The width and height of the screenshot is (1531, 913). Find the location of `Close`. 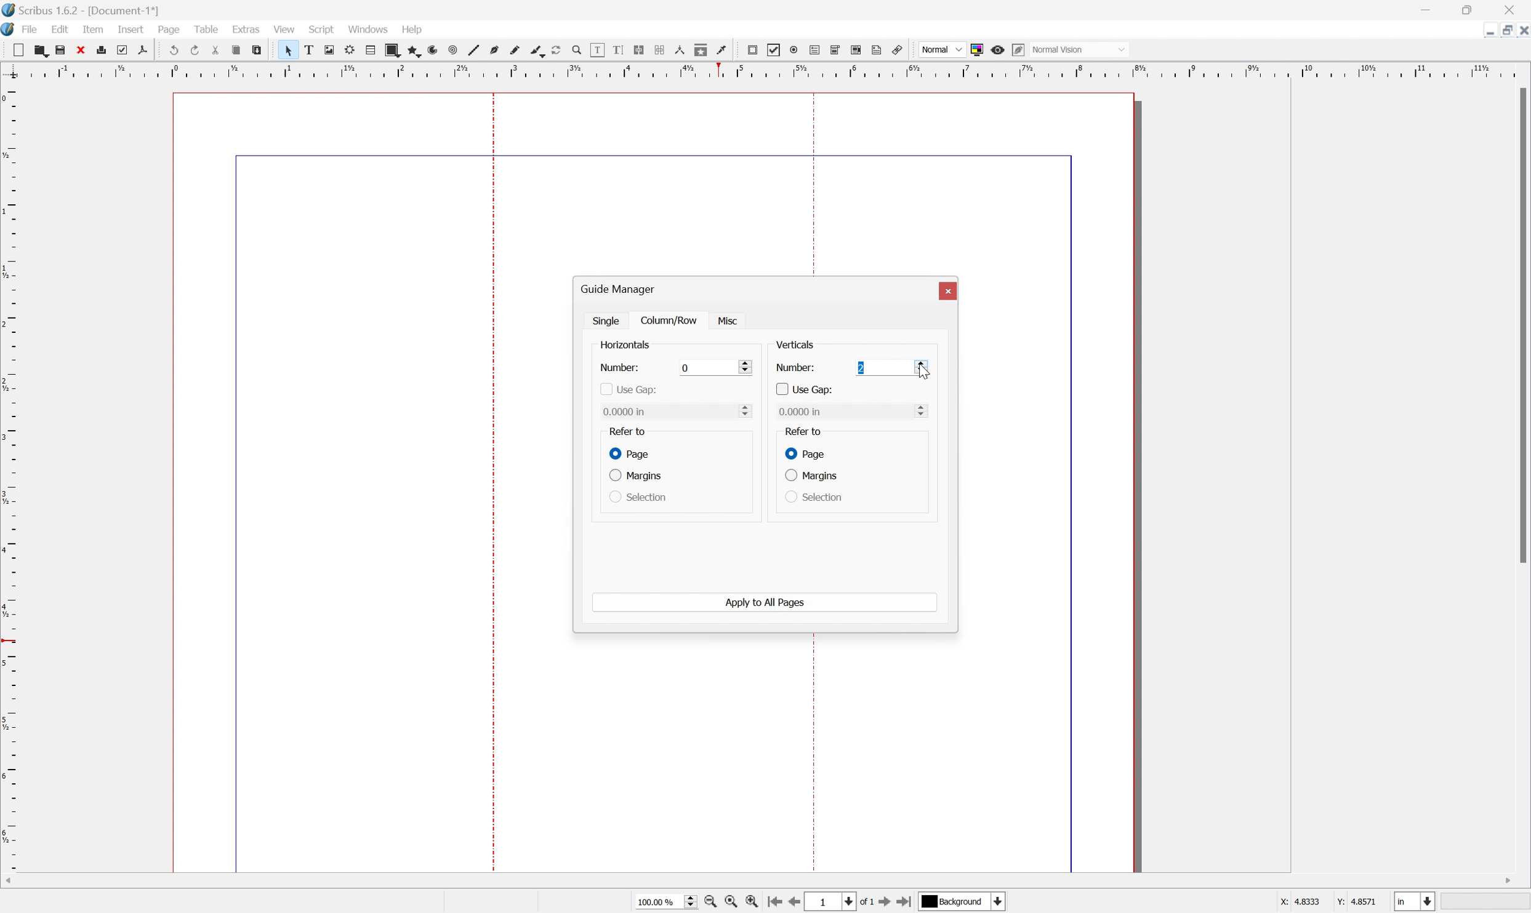

Close is located at coordinates (948, 292).